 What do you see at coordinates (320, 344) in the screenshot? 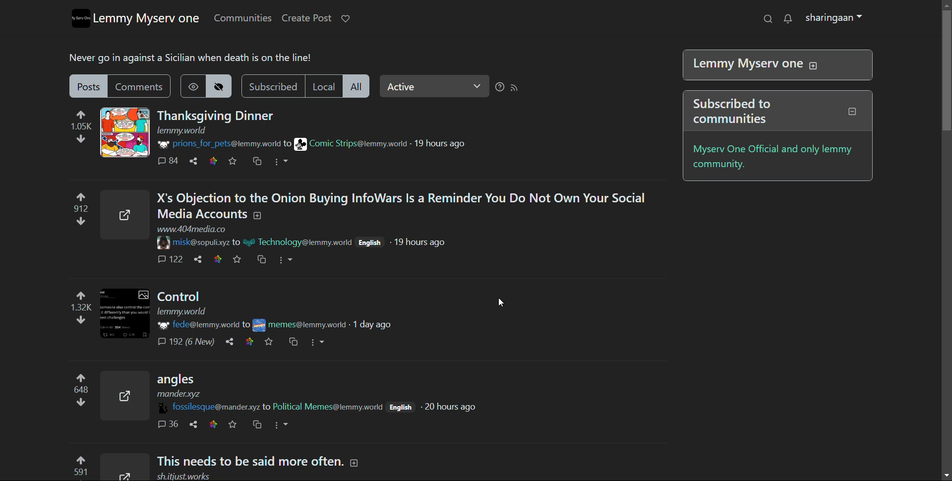
I see `More` at bounding box center [320, 344].